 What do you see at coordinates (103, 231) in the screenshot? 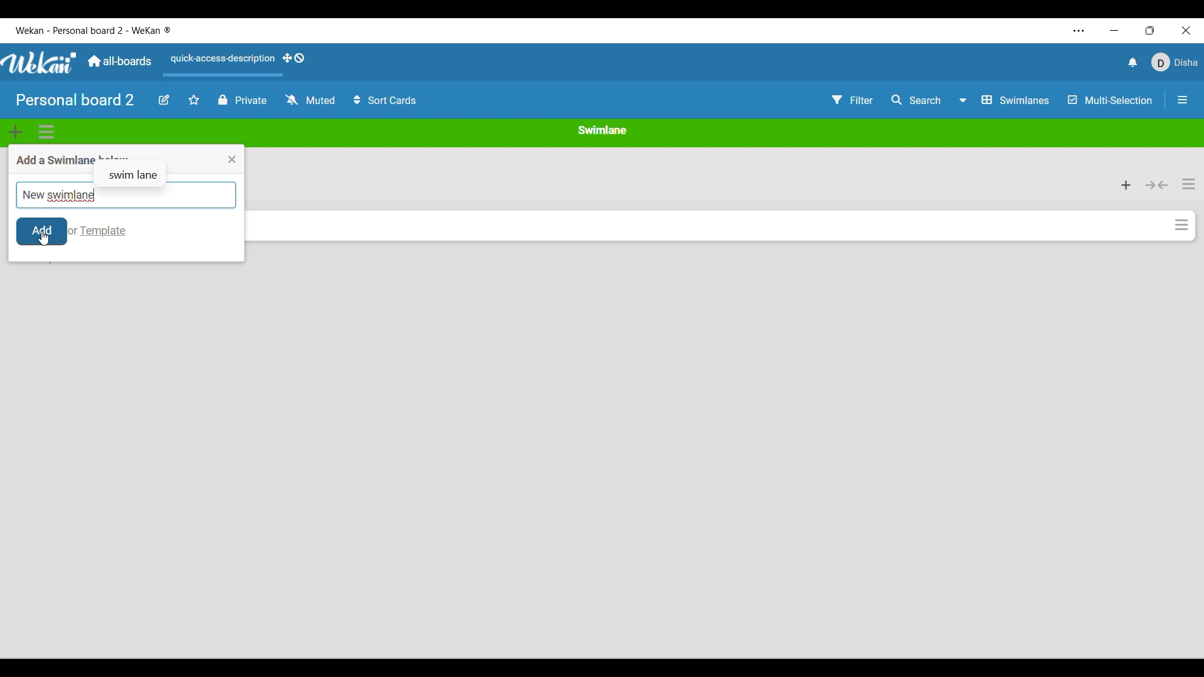
I see `Template options to choose from` at bounding box center [103, 231].